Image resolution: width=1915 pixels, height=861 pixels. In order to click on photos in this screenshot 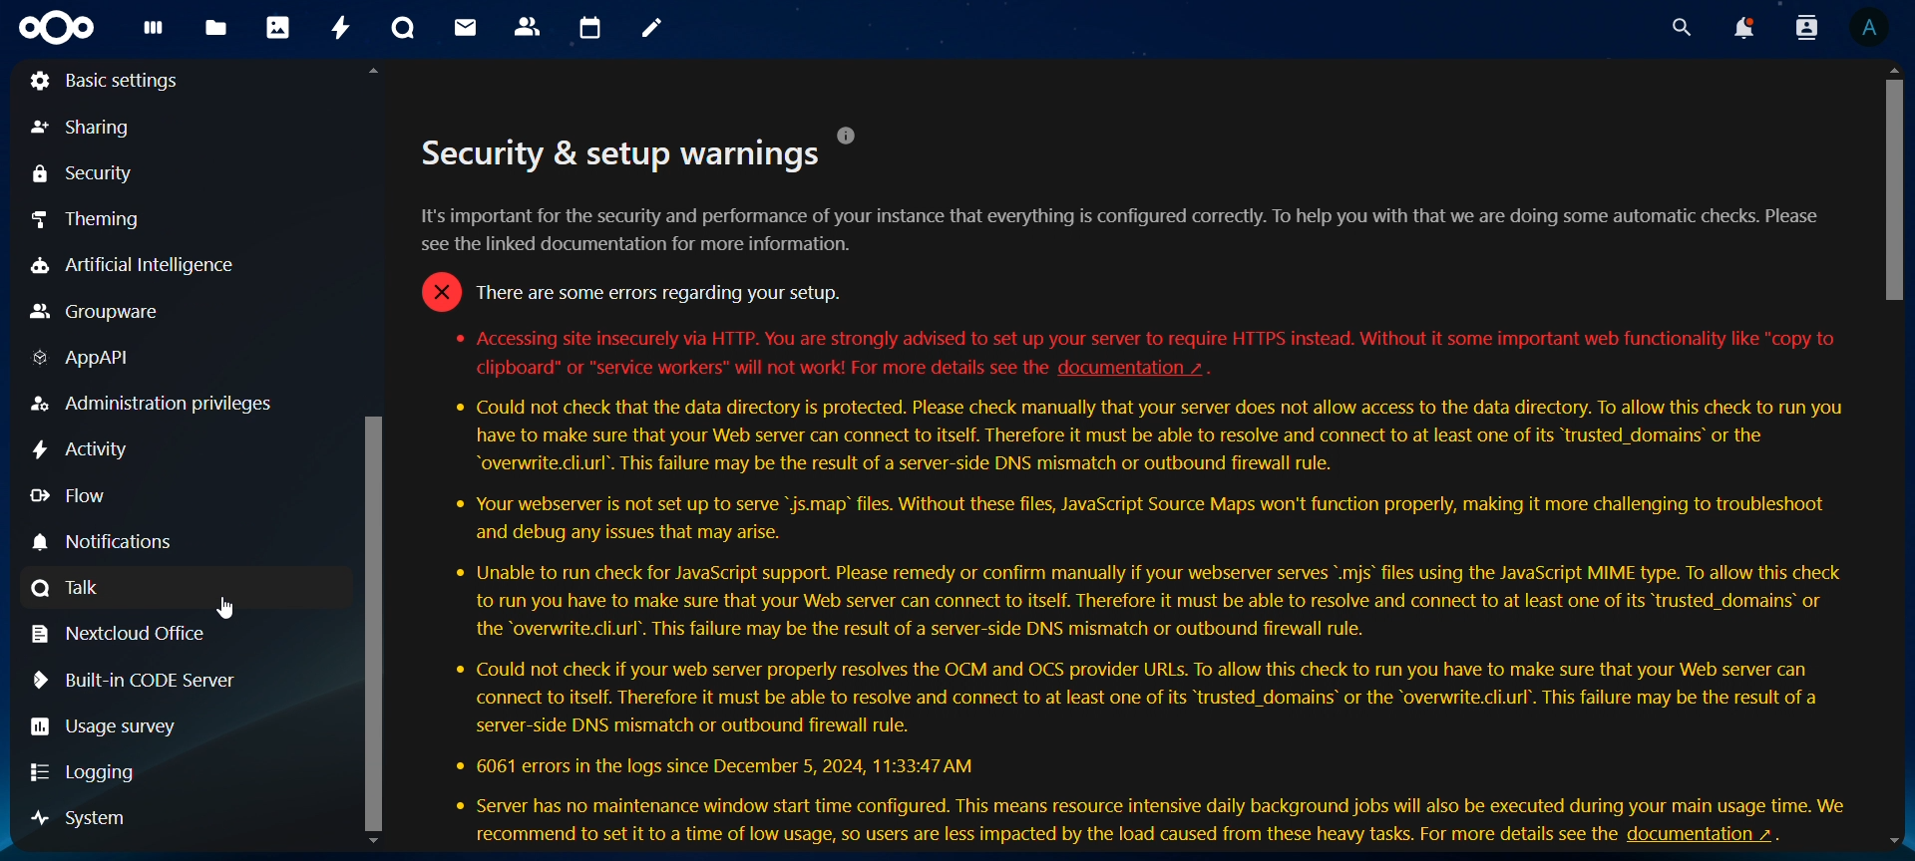, I will do `click(279, 26)`.